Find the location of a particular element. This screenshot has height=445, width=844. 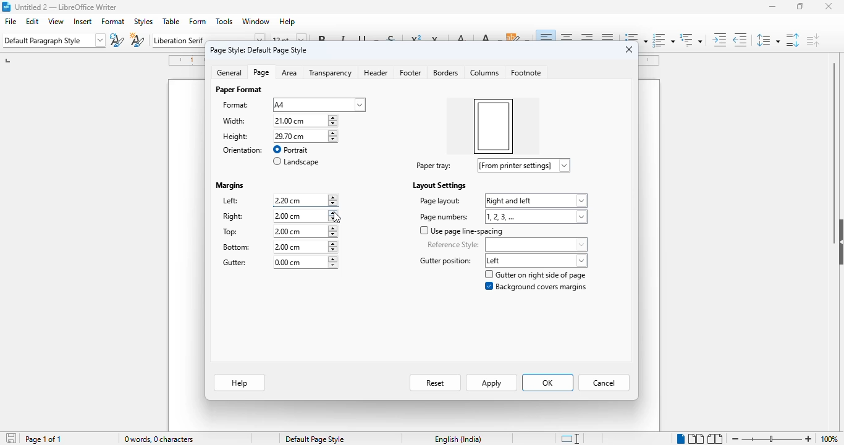

show is located at coordinates (838, 242).